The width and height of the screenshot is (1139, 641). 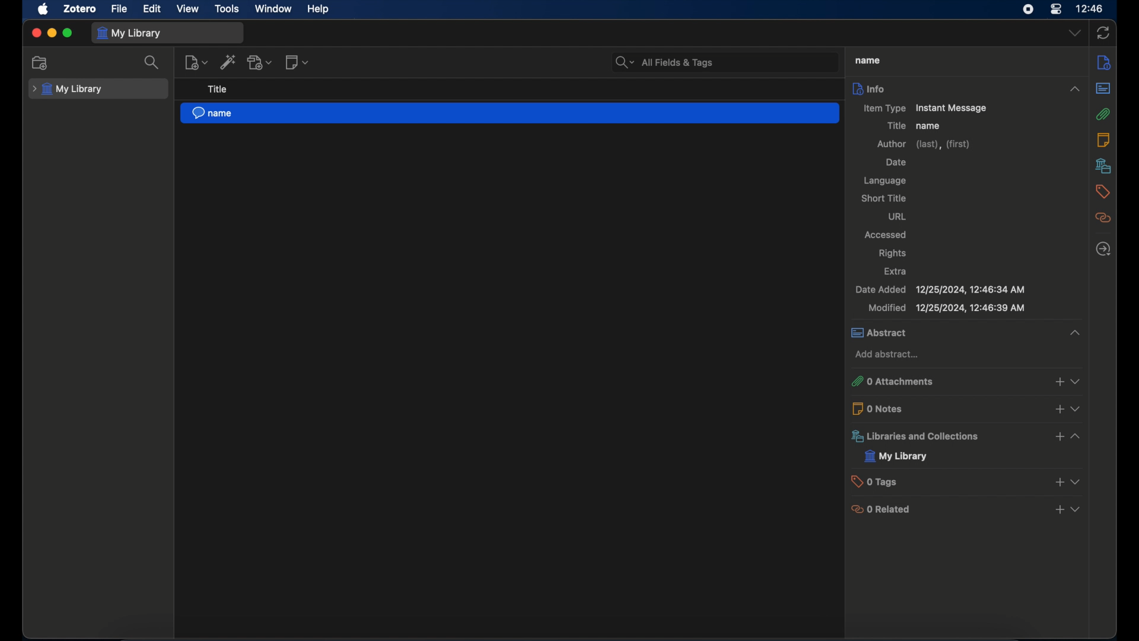 What do you see at coordinates (947, 308) in the screenshot?
I see `modified` at bounding box center [947, 308].